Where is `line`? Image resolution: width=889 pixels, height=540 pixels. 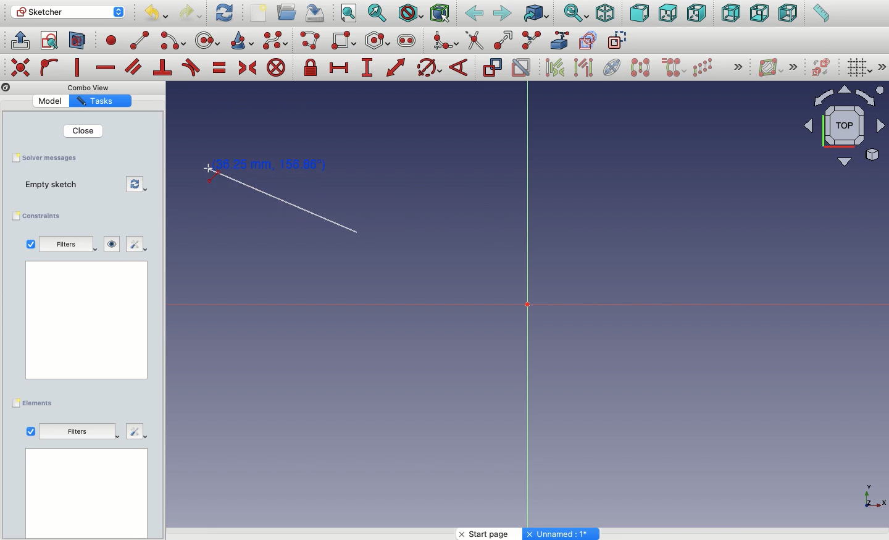 line is located at coordinates (140, 41).